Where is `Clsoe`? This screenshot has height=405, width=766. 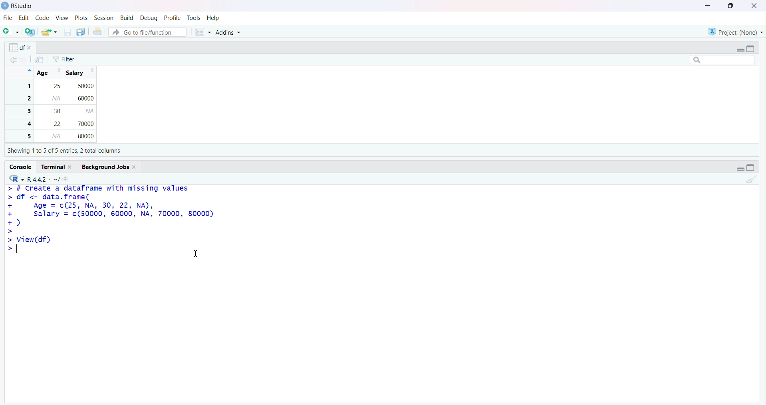 Clsoe is located at coordinates (754, 6).